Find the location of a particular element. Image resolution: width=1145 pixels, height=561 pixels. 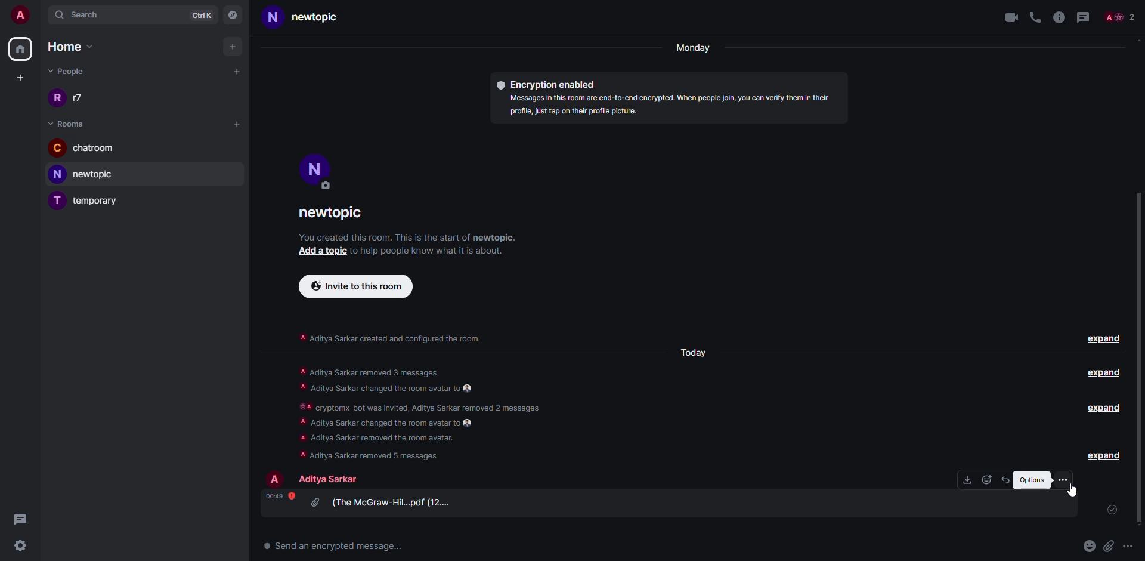

attachment is located at coordinates (385, 502).